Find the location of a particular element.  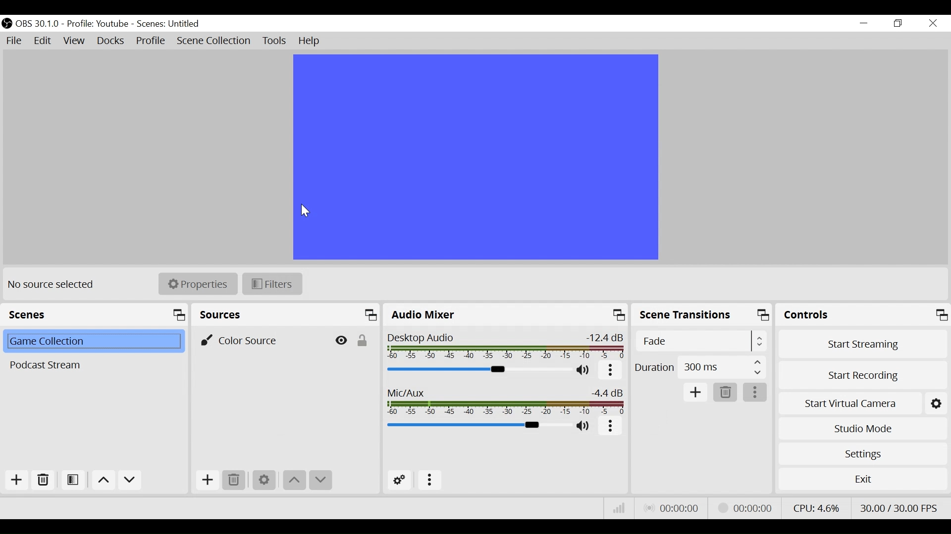

CPU Usage is located at coordinates (816, 508).